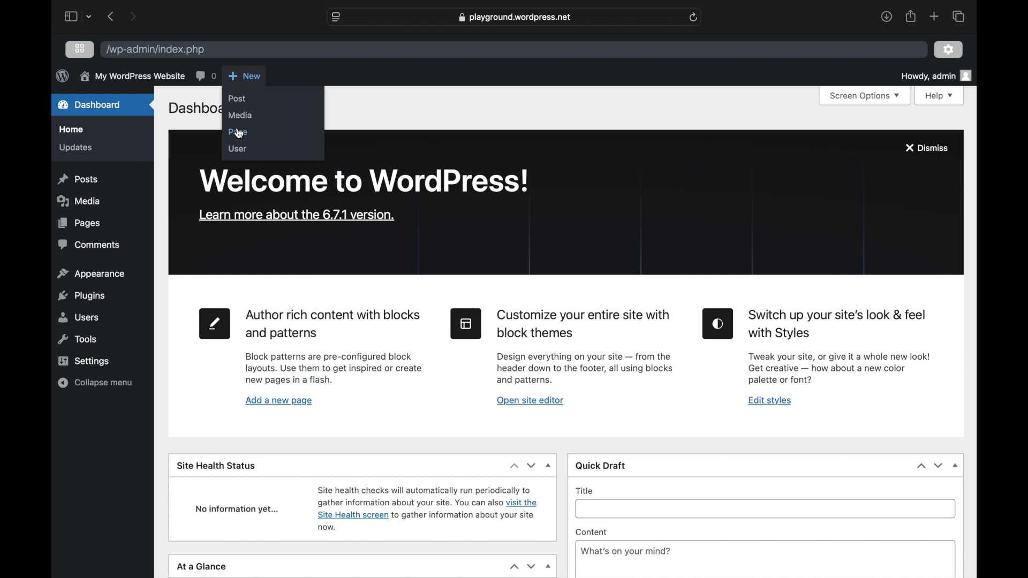  Describe the element at coordinates (523, 566) in the screenshot. I see `stepper buttons` at that location.